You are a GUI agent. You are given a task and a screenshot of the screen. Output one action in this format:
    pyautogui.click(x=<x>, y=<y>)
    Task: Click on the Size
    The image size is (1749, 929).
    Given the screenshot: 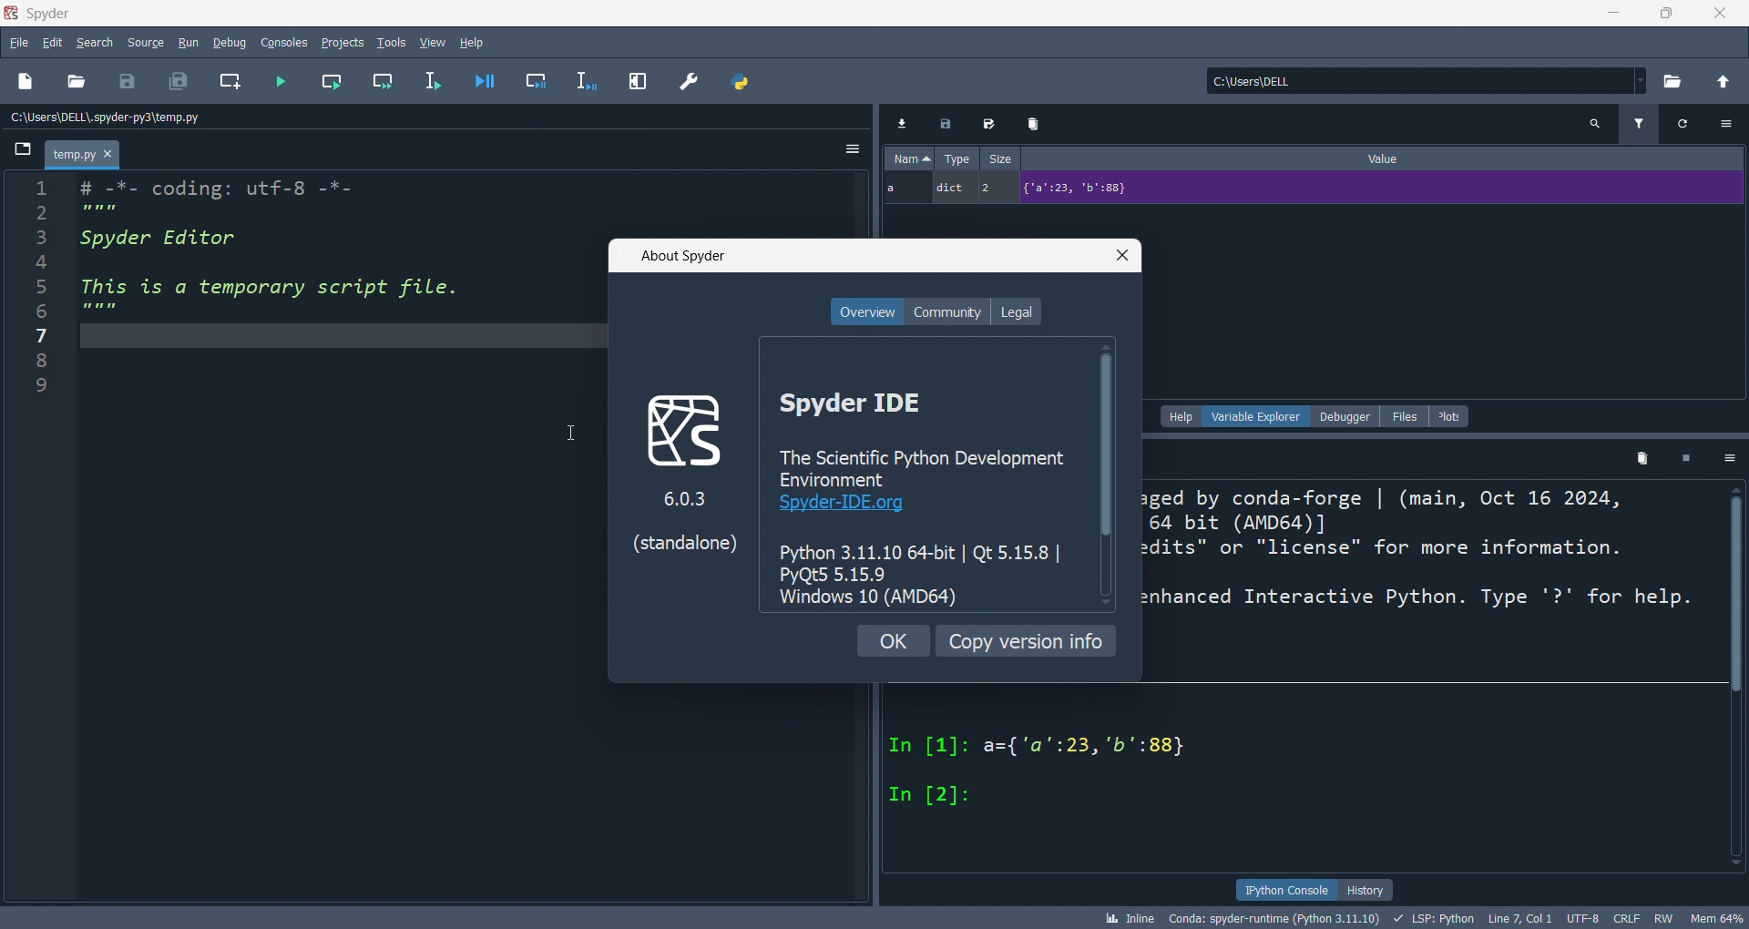 What is the action you would take?
    pyautogui.click(x=1001, y=158)
    